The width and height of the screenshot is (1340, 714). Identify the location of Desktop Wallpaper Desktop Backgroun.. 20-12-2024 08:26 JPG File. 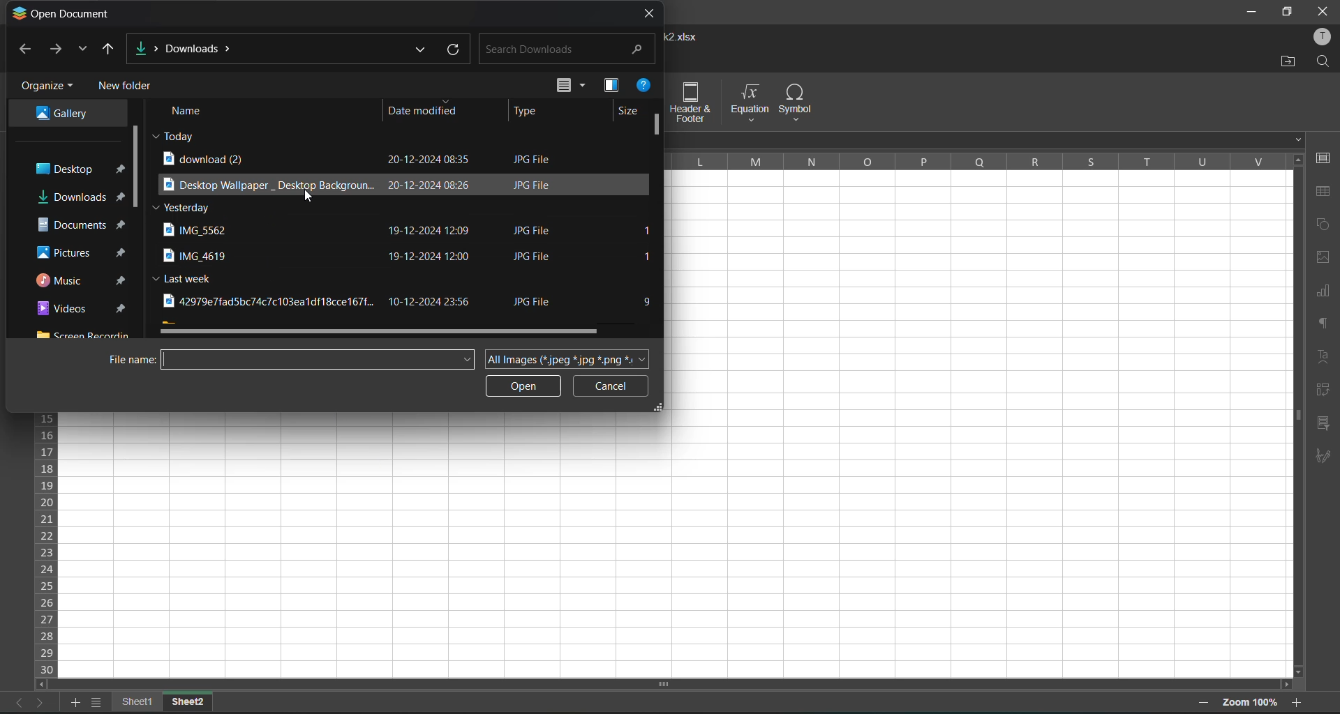
(362, 183).